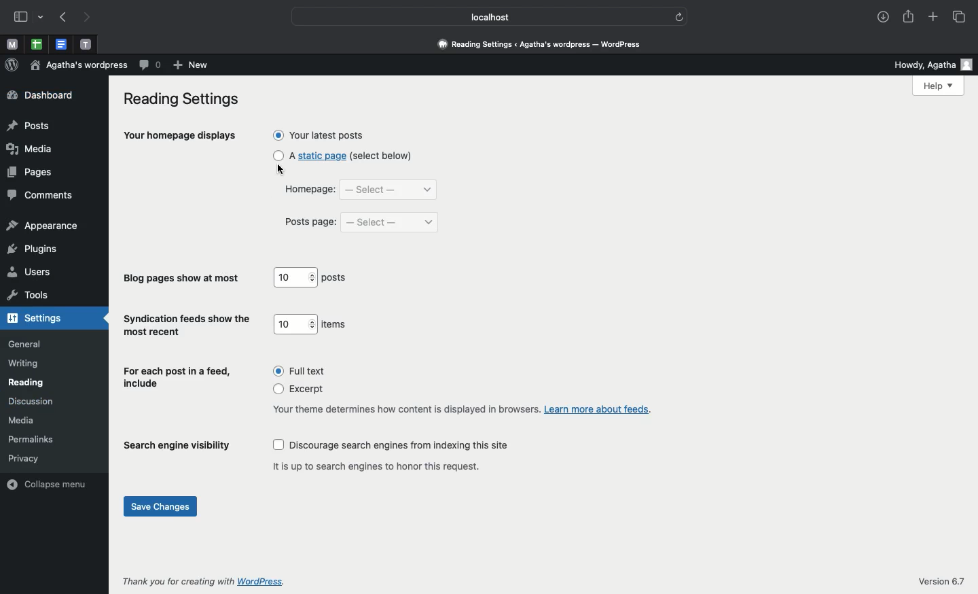 The height and width of the screenshot is (594, 978). I want to click on Blog pages show at most, so click(183, 279).